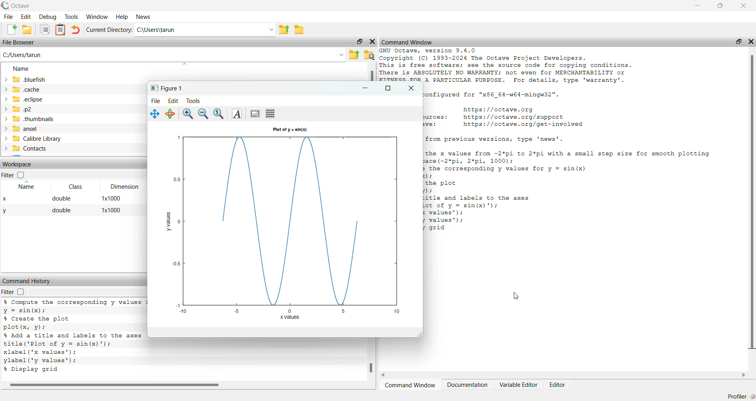 This screenshot has height=401, width=756. What do you see at coordinates (6, 199) in the screenshot?
I see `x` at bounding box center [6, 199].